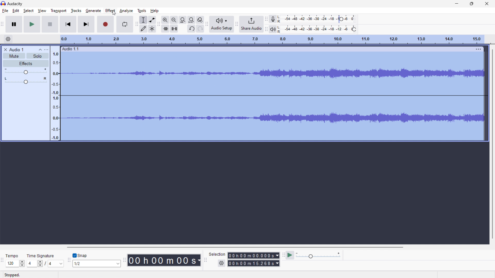 The height and width of the screenshot is (278, 495). What do you see at coordinates (114, 13) in the screenshot?
I see `cursor on effects` at bounding box center [114, 13].